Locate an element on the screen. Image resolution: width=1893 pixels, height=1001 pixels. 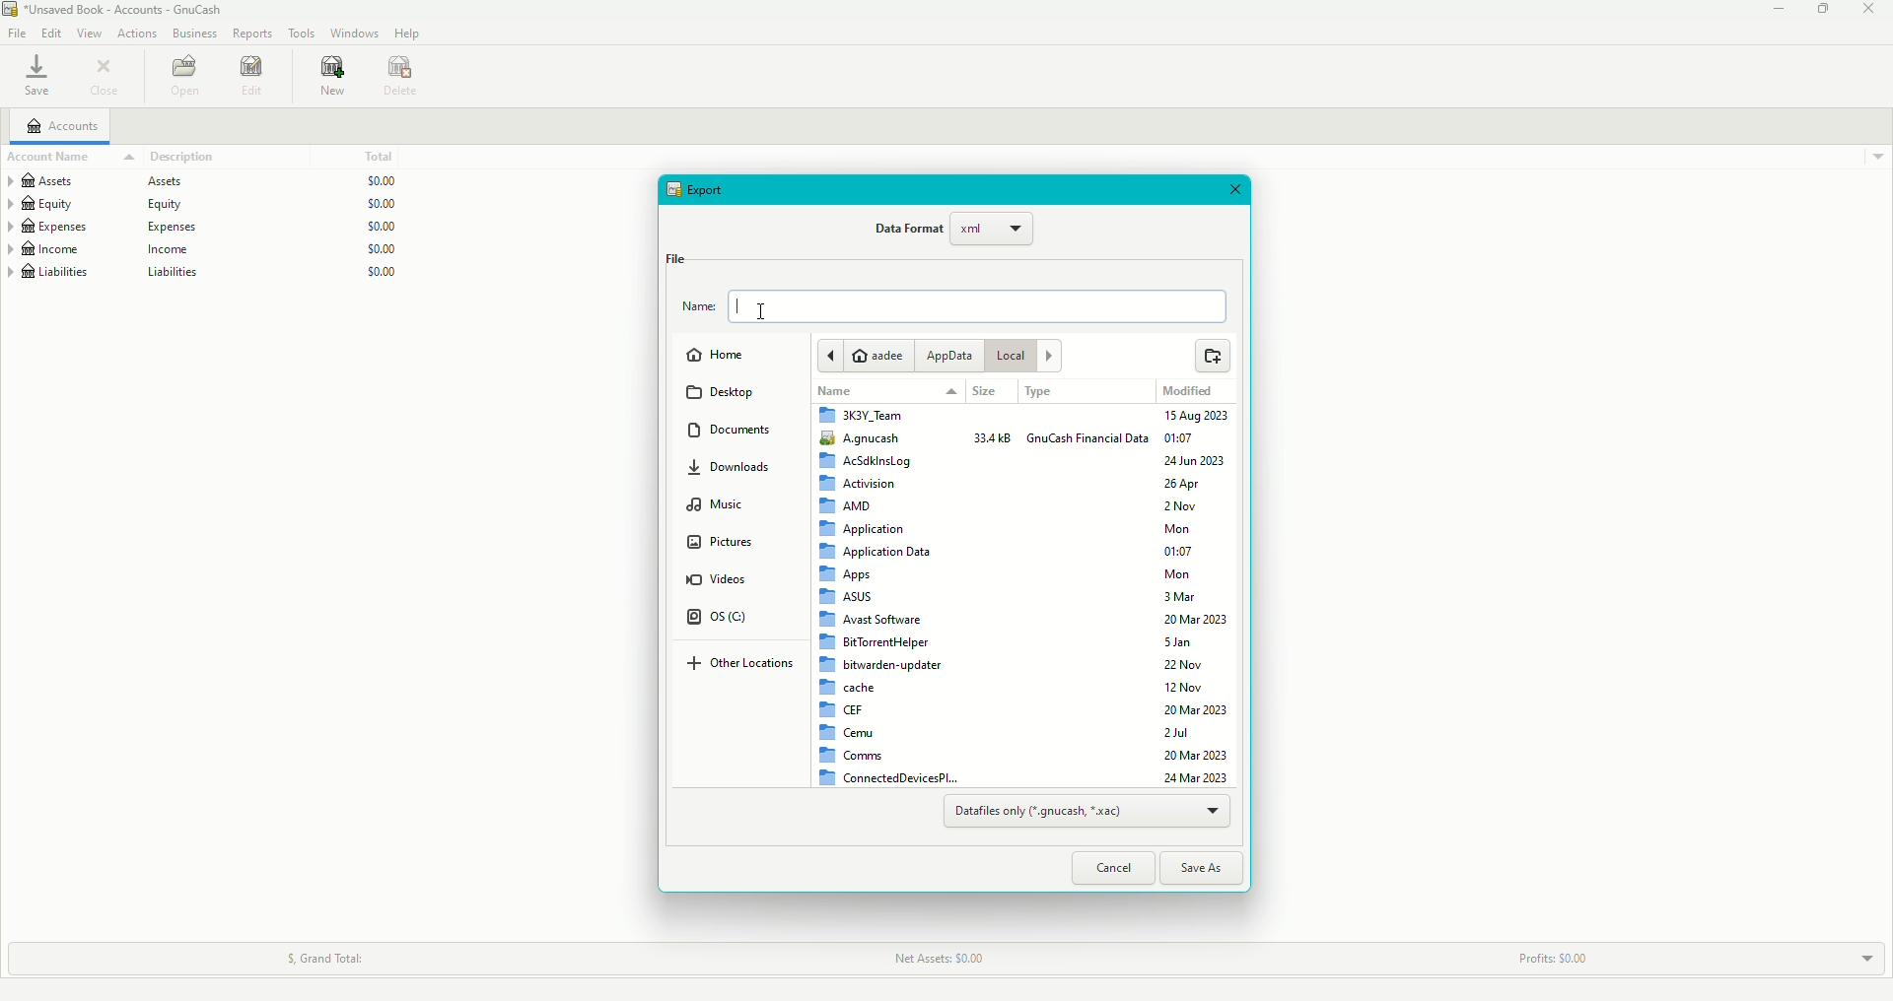
File is located at coordinates (17, 35).